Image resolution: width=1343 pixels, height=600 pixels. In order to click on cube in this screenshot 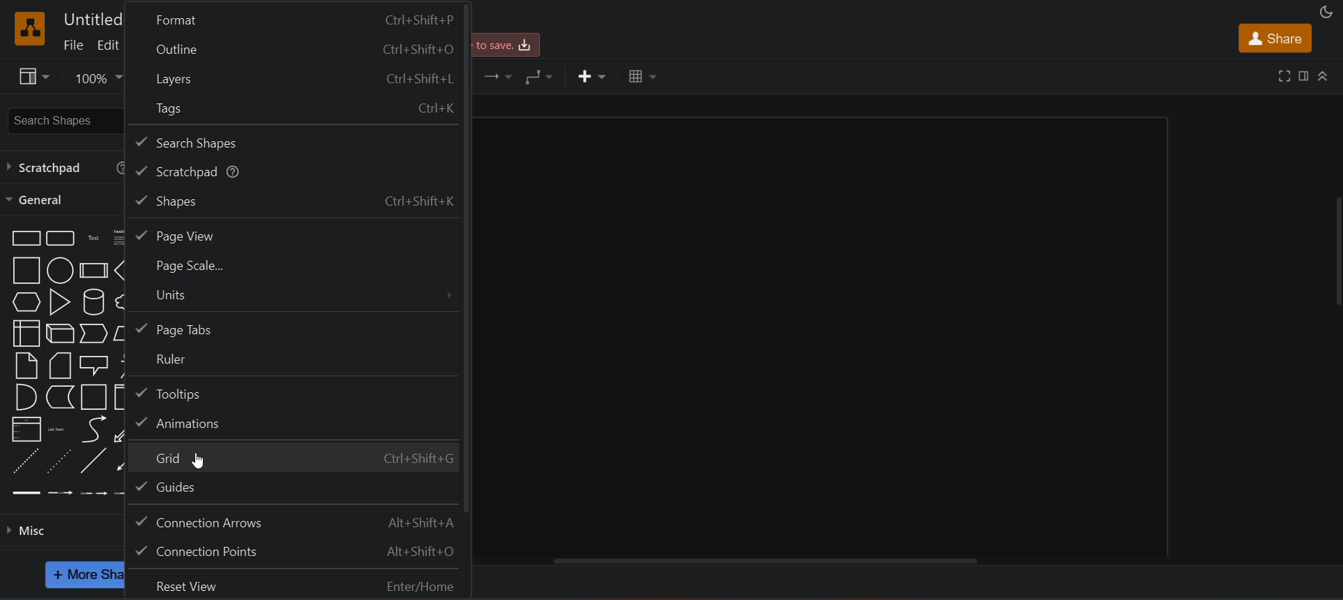, I will do `click(62, 331)`.